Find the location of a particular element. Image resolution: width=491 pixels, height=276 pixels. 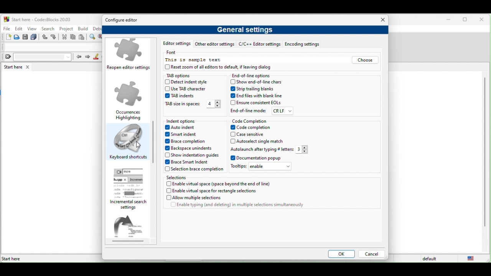

brace smart indent is located at coordinates (189, 162).